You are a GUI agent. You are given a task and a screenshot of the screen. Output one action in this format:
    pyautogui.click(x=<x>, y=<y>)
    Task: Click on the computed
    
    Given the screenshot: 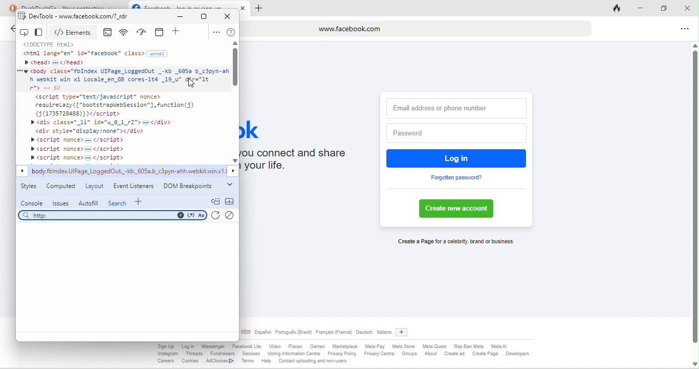 What is the action you would take?
    pyautogui.click(x=62, y=187)
    